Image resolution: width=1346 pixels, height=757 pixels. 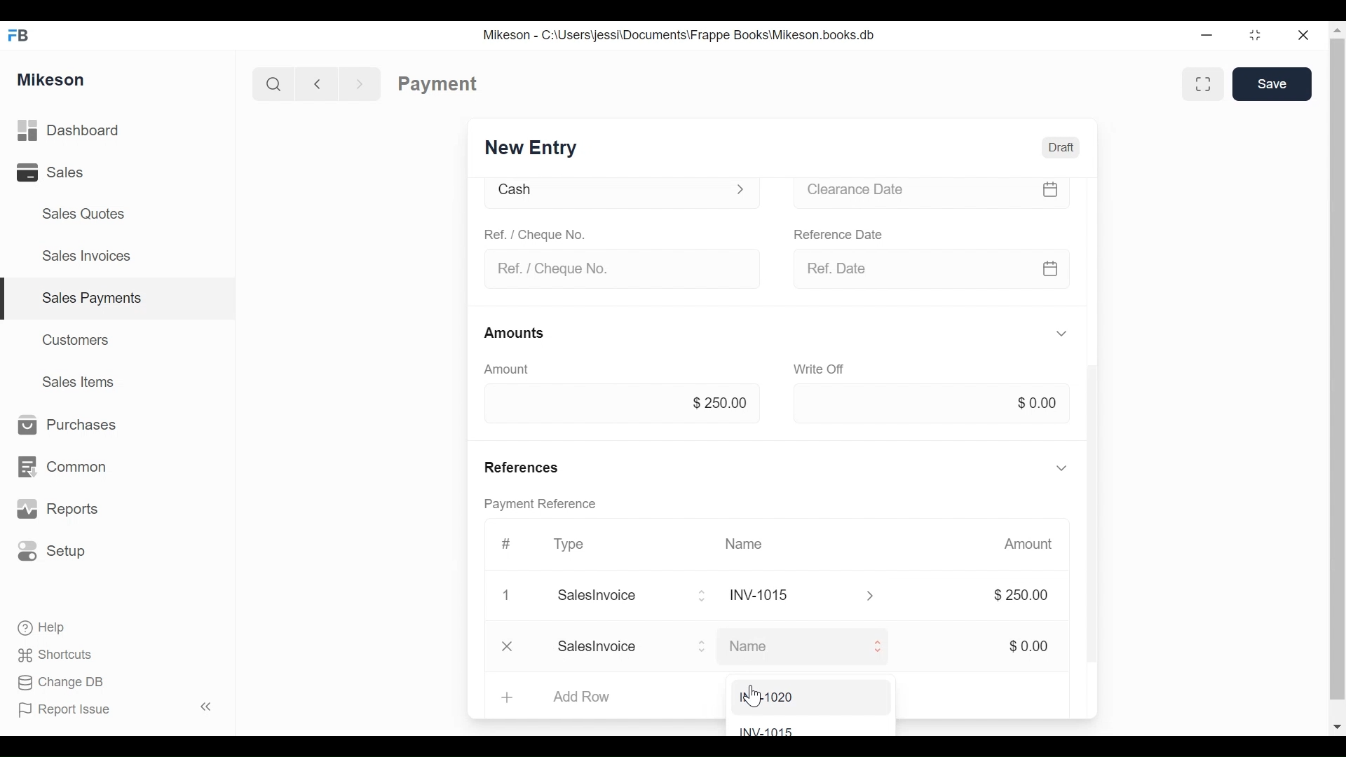 What do you see at coordinates (513, 370) in the screenshot?
I see `Amount` at bounding box center [513, 370].